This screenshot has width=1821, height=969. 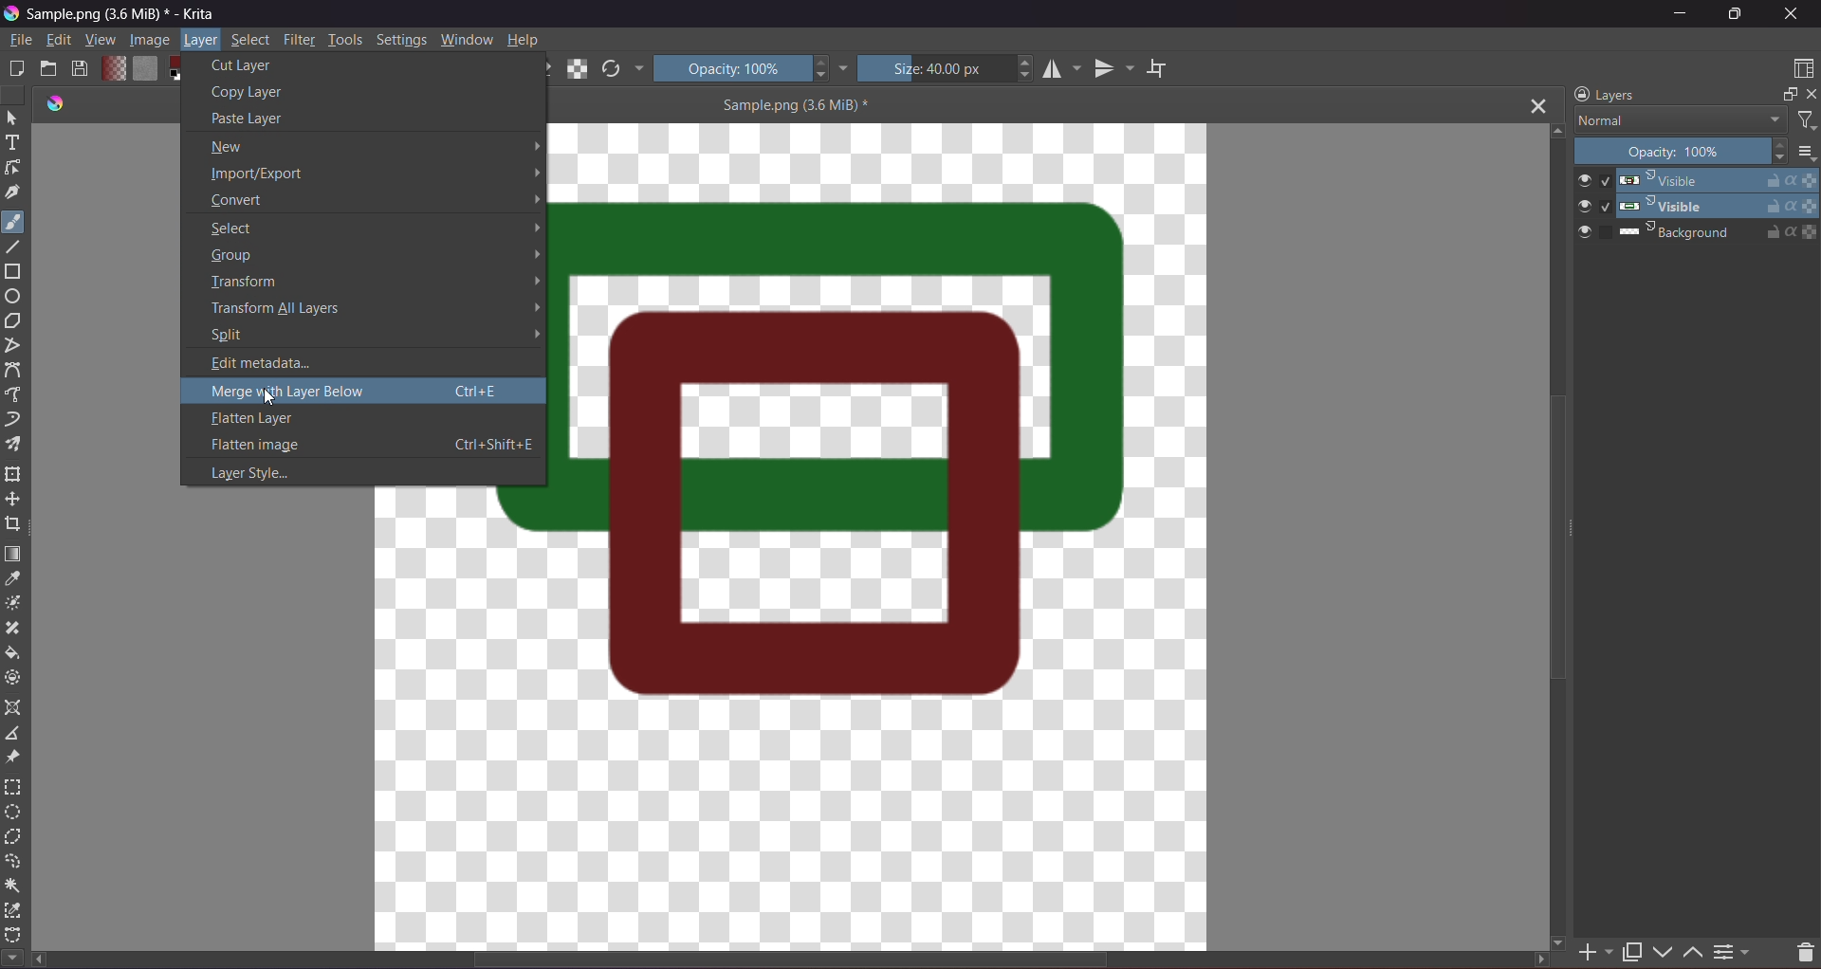 What do you see at coordinates (14, 708) in the screenshot?
I see `Assistant` at bounding box center [14, 708].